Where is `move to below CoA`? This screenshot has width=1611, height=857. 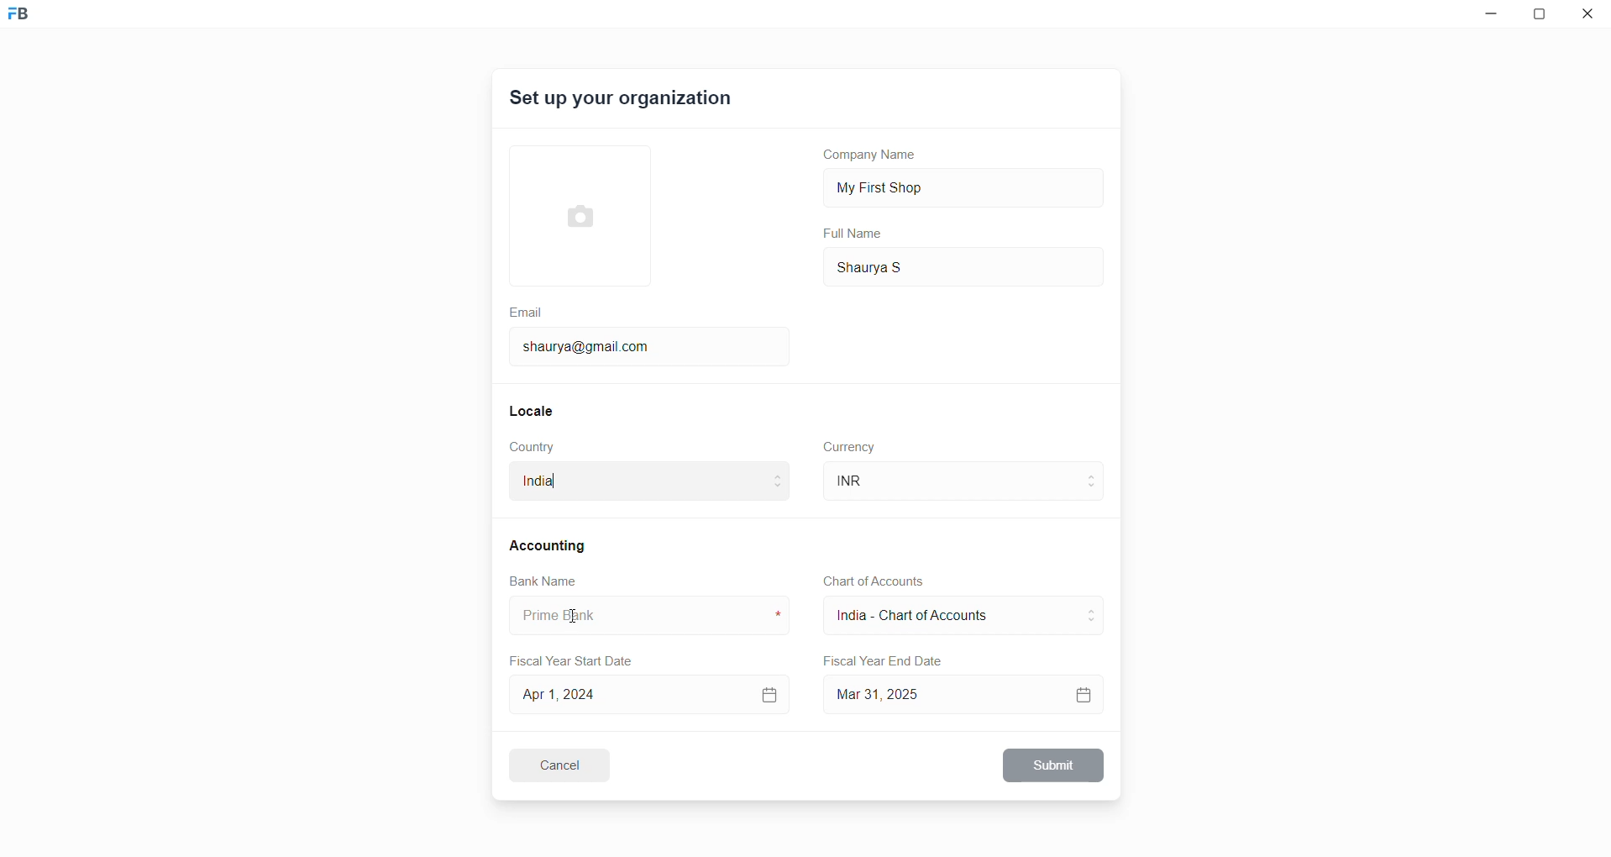 move to below CoA is located at coordinates (1093, 623).